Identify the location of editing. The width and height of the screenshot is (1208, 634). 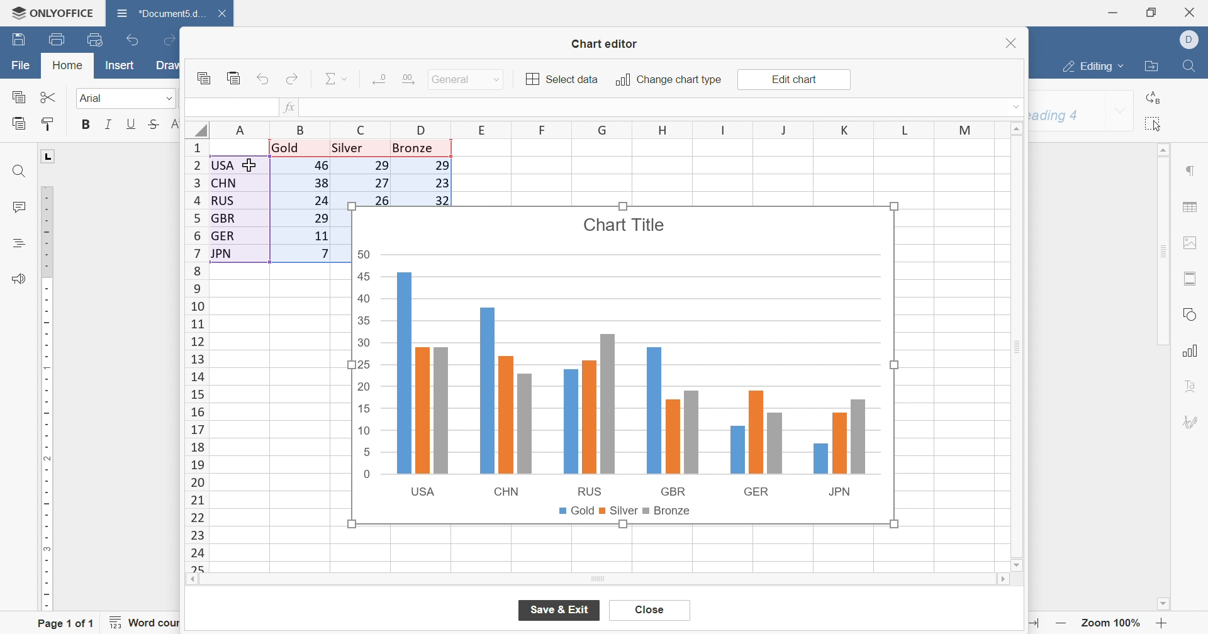
(1094, 67).